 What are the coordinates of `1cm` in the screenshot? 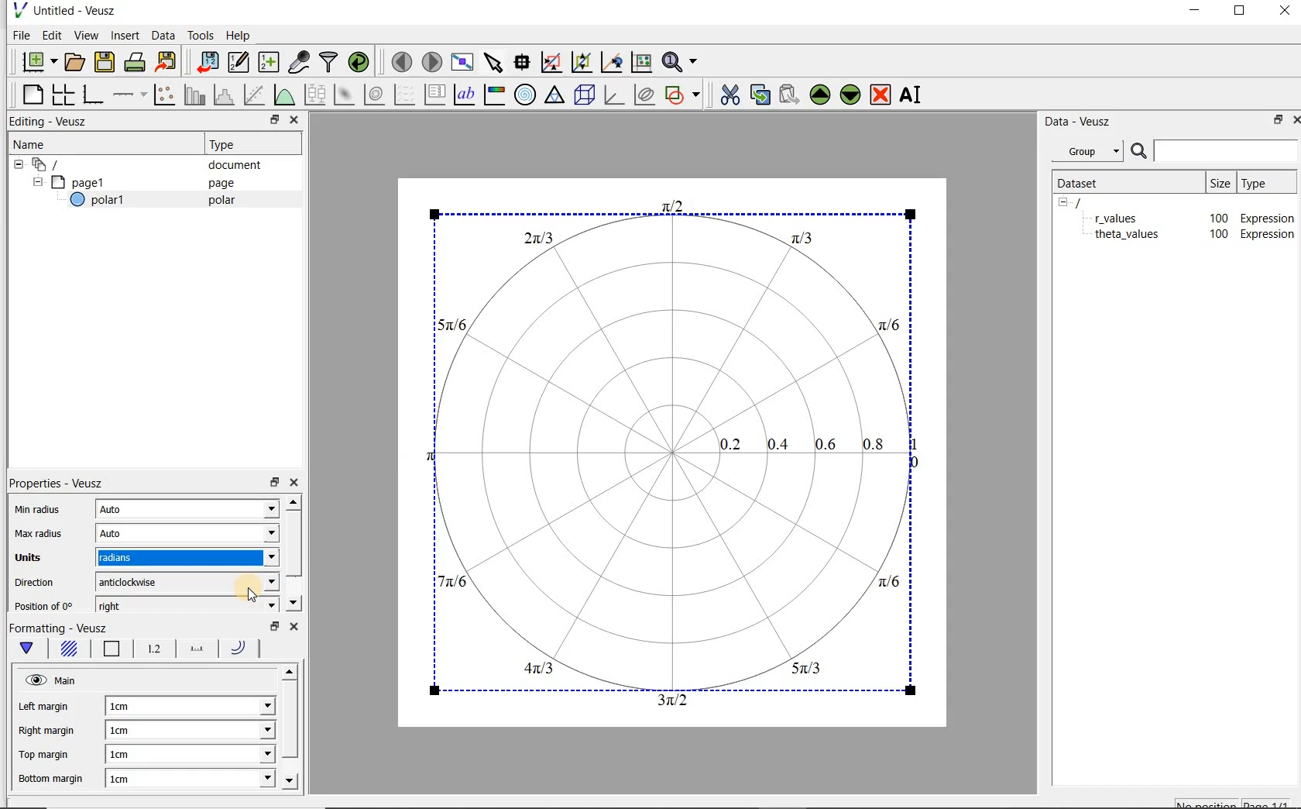 It's located at (132, 755).